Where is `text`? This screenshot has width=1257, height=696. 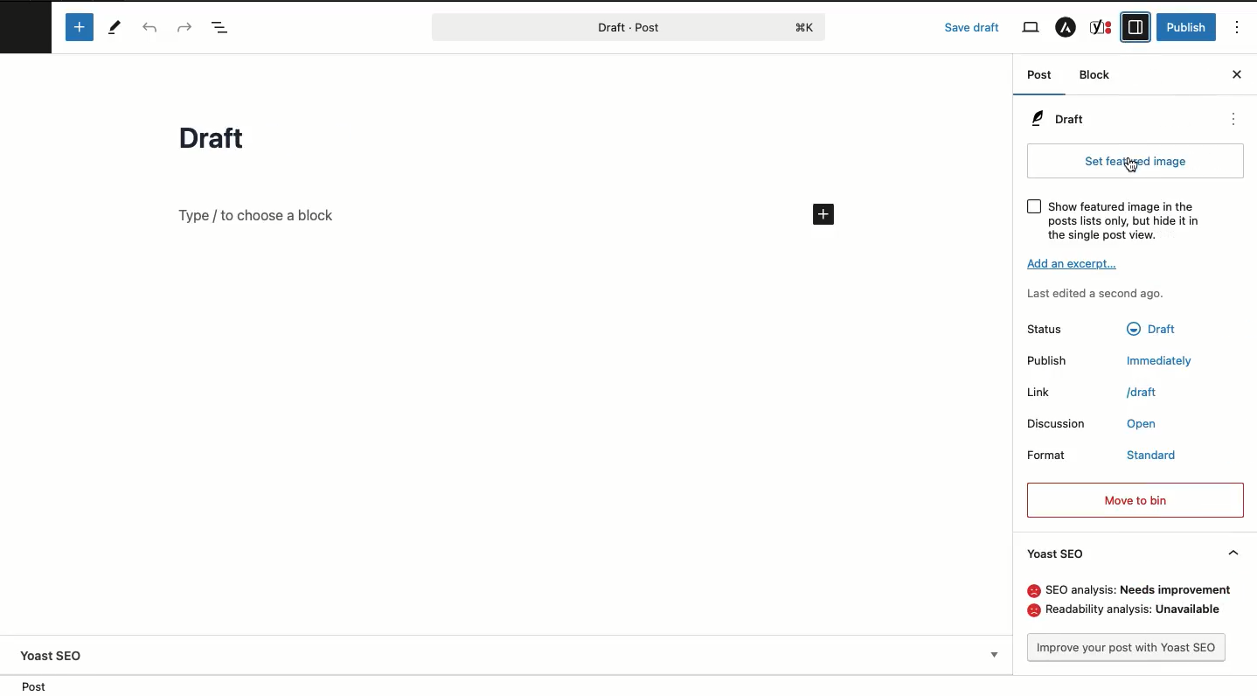
text is located at coordinates (1151, 331).